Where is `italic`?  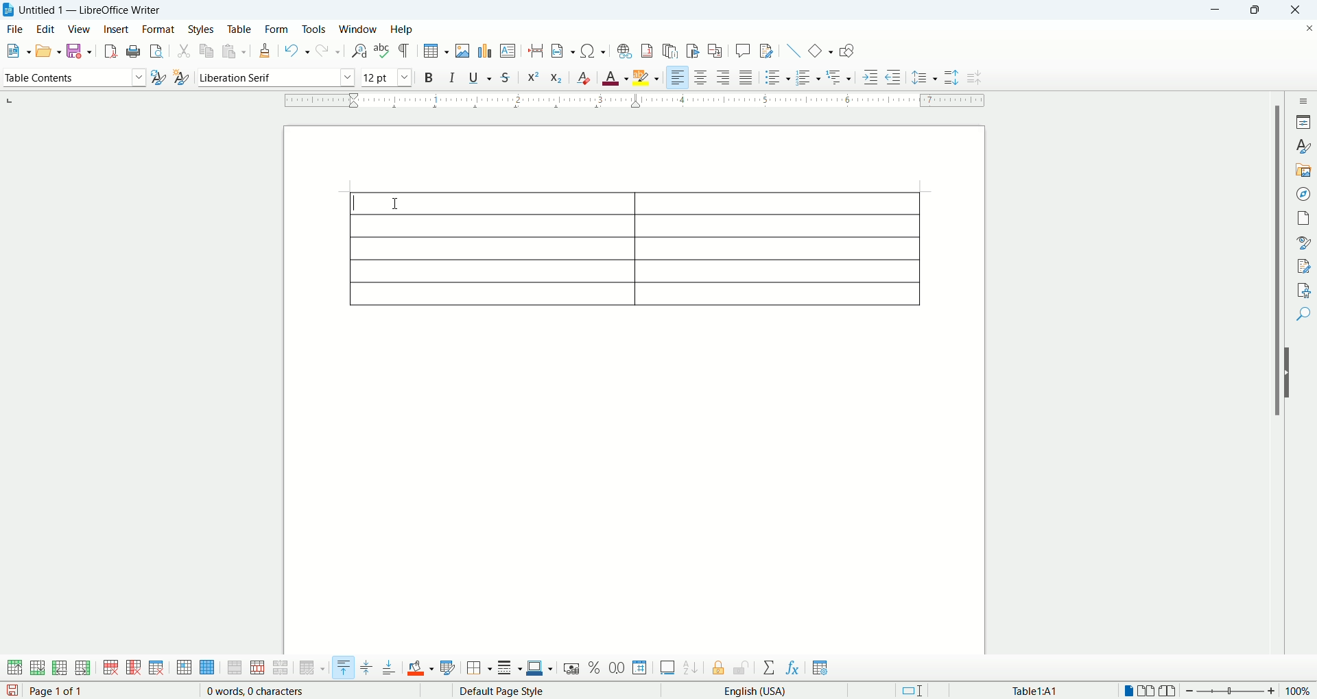
italic is located at coordinates (455, 76).